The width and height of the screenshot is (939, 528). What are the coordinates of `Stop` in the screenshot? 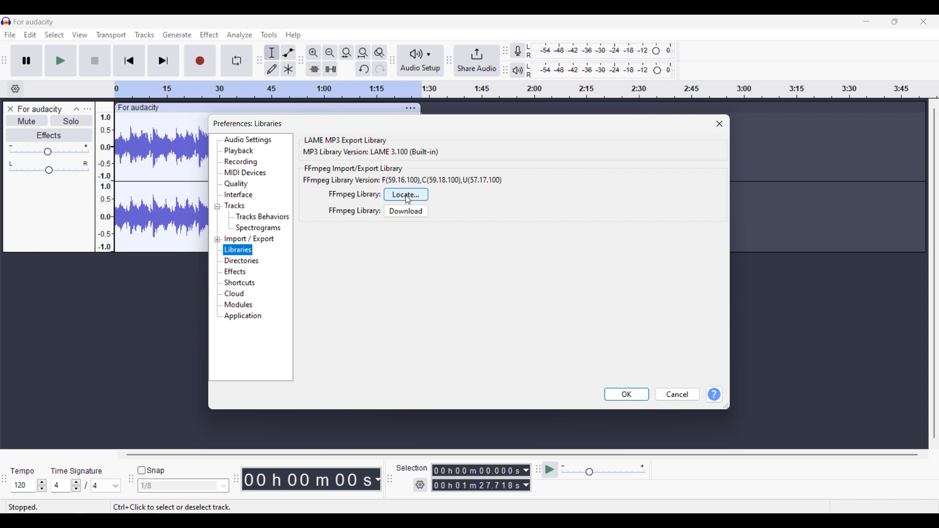 It's located at (95, 61).